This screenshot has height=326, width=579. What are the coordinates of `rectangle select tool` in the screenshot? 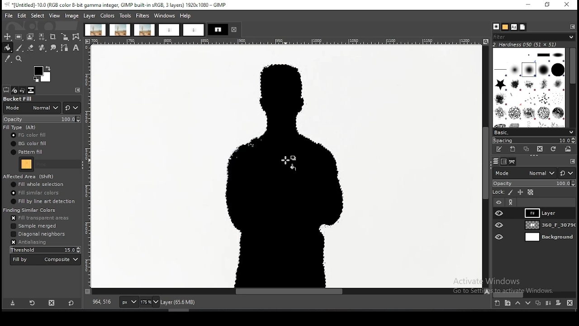 It's located at (19, 37).